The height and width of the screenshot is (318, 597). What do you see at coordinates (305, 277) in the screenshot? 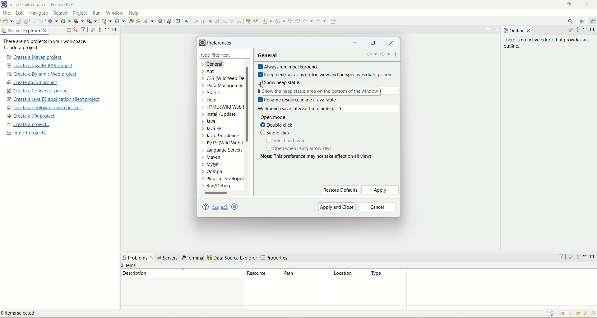
I see `path` at bounding box center [305, 277].